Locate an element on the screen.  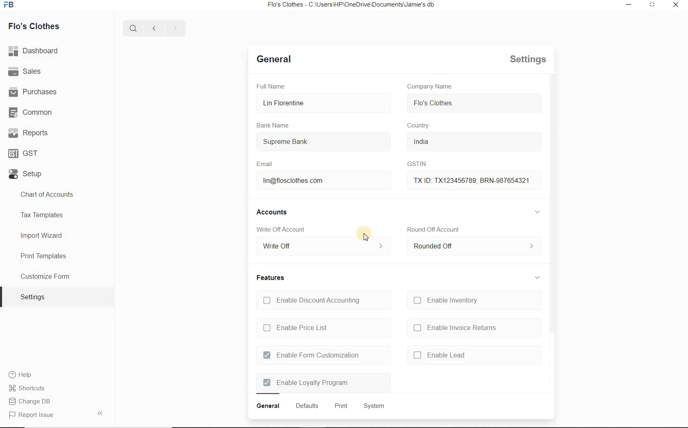
GSTIN is located at coordinates (417, 164).